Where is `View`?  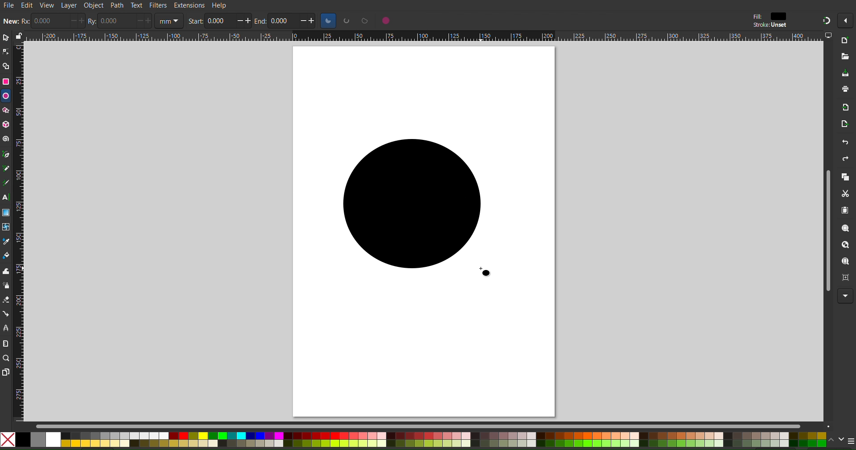
View is located at coordinates (47, 6).